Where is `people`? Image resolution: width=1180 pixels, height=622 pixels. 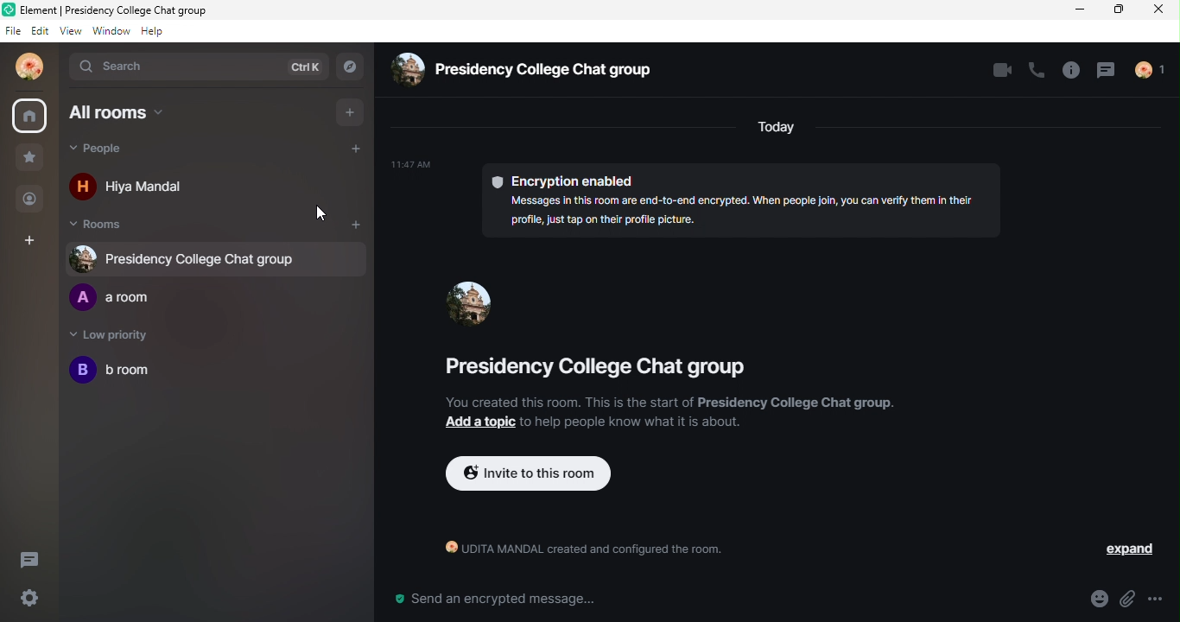 people is located at coordinates (1158, 72).